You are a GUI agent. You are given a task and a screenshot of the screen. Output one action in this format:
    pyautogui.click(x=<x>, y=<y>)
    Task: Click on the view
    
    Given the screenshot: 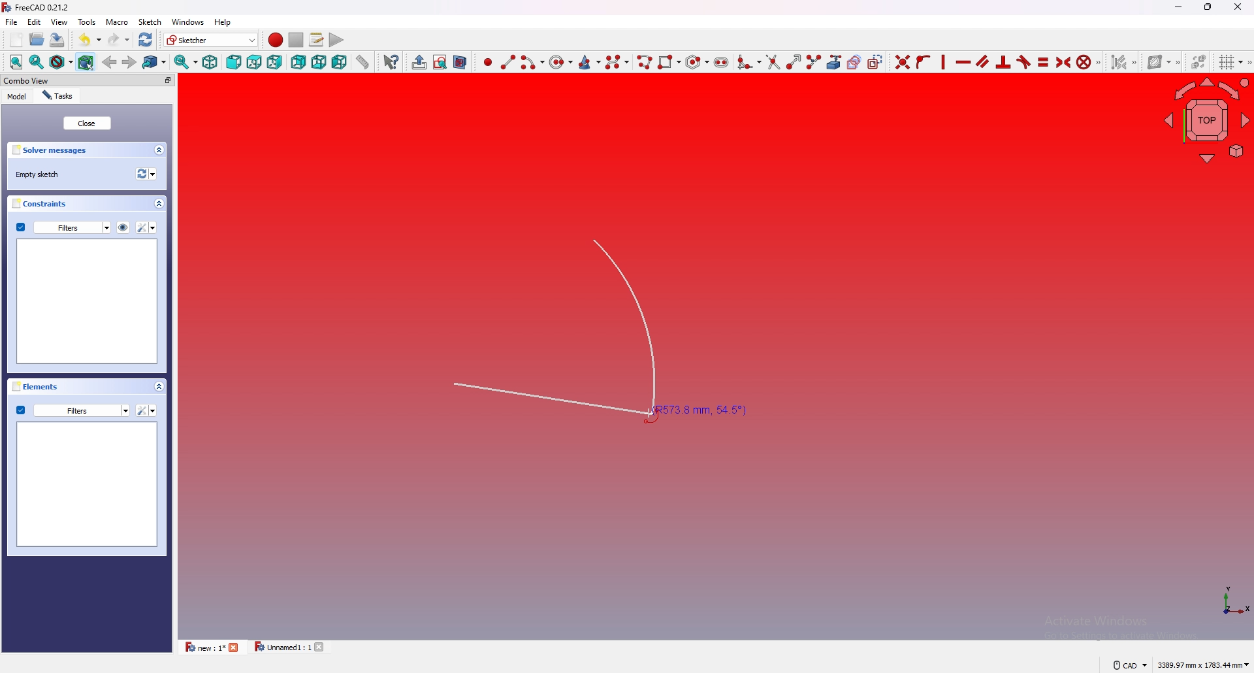 What is the action you would take?
    pyautogui.click(x=59, y=21)
    